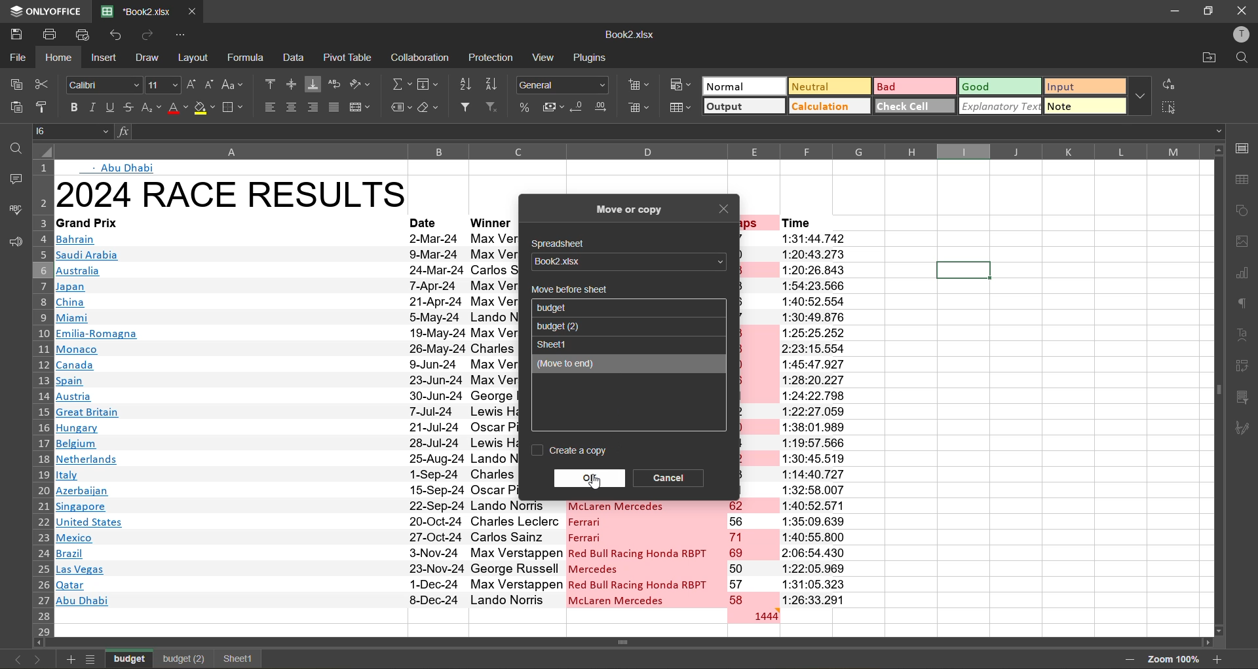 This screenshot has width=1258, height=669. I want to click on open location, so click(1210, 59).